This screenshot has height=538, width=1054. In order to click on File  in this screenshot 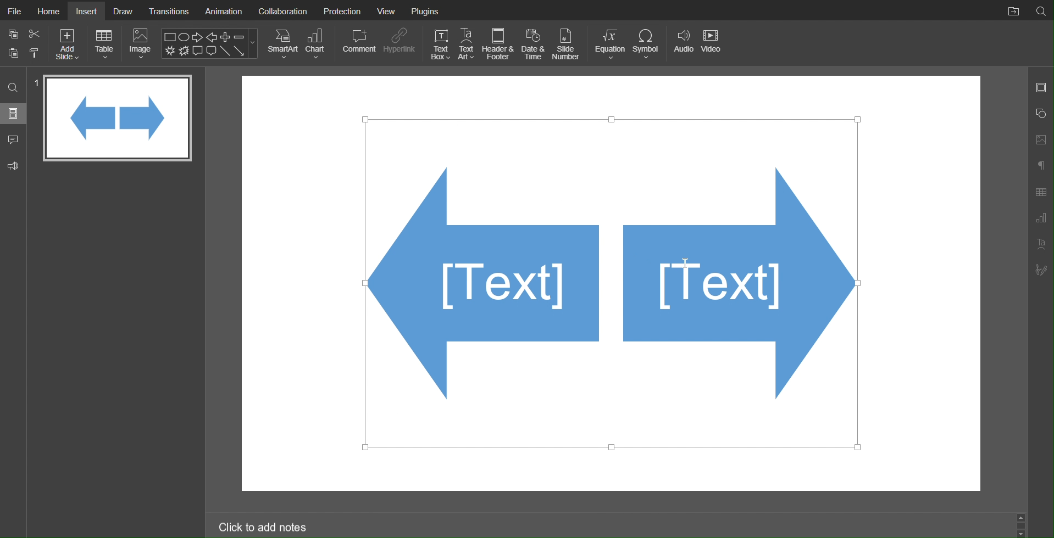, I will do `click(13, 10)`.